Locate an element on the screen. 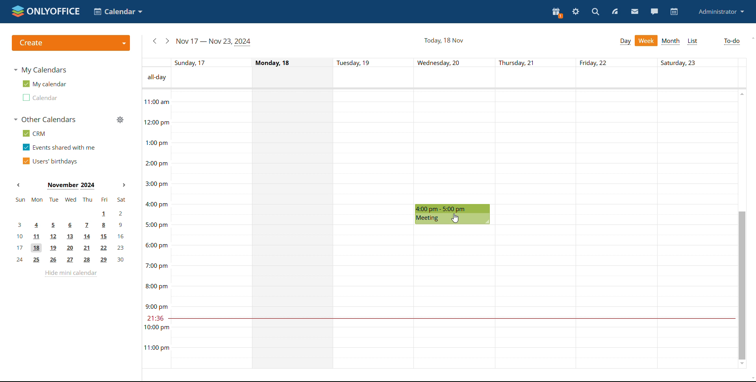 This screenshot has width=756, height=382. all-day is located at coordinates (156, 78).